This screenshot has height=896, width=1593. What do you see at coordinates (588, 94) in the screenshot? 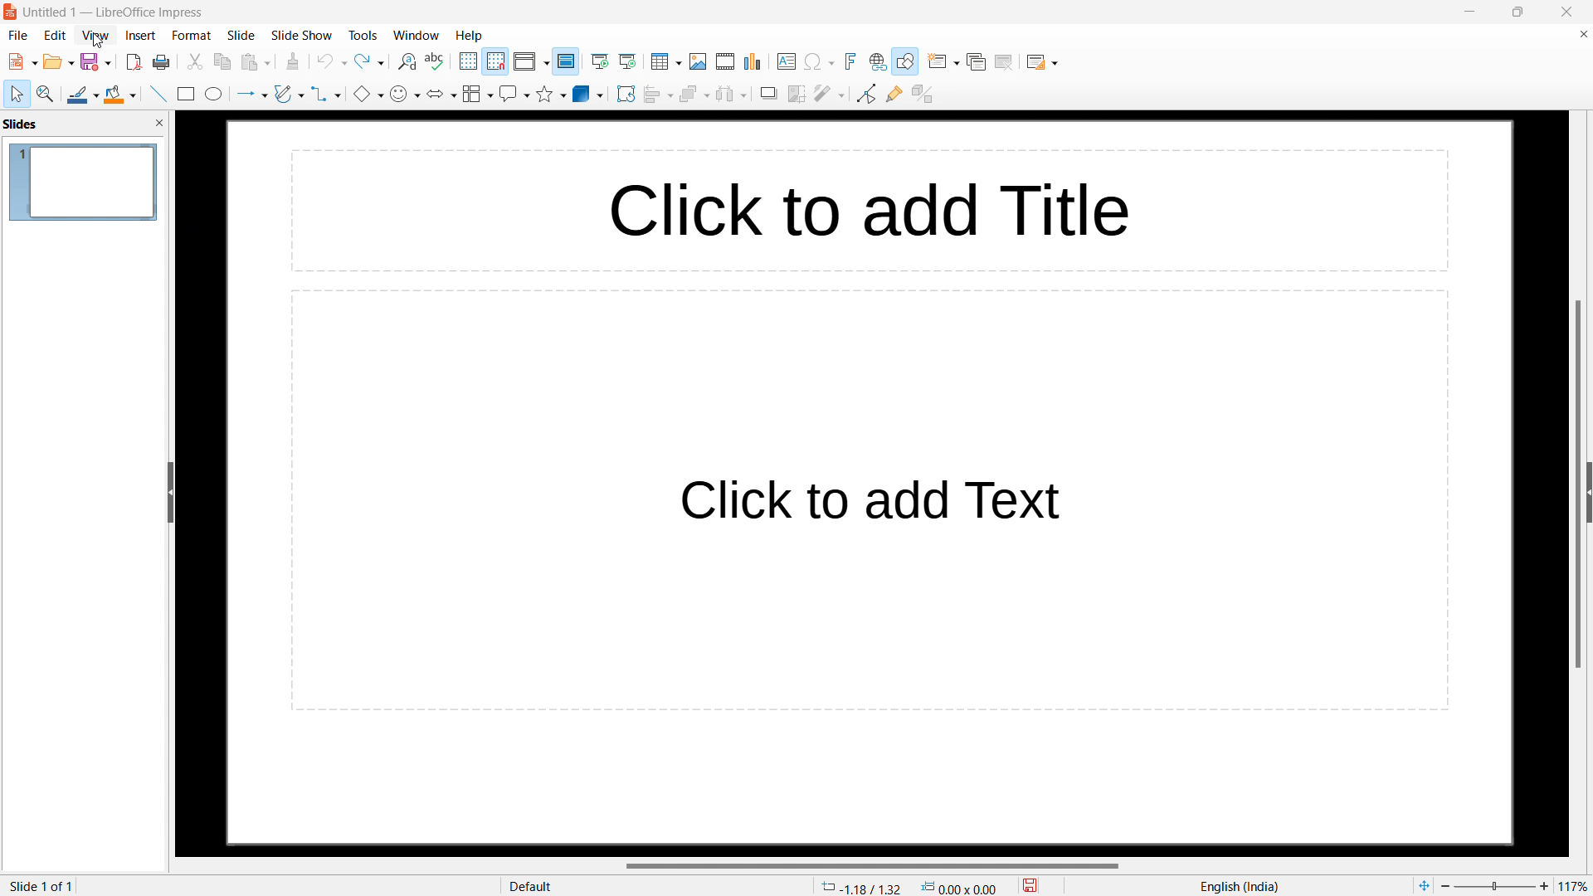
I see `3D objects` at bounding box center [588, 94].